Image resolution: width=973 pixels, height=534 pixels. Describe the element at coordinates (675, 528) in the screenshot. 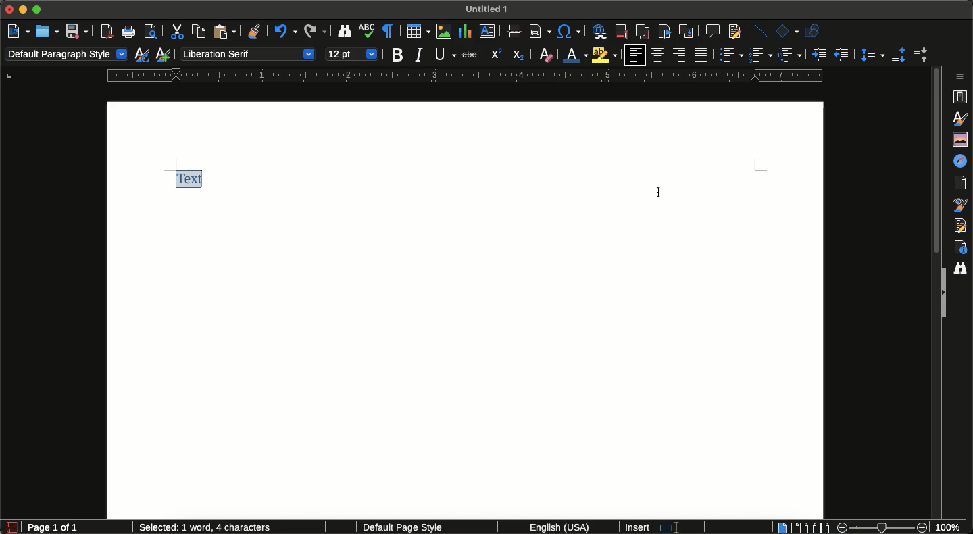

I see `Standard selection` at that location.